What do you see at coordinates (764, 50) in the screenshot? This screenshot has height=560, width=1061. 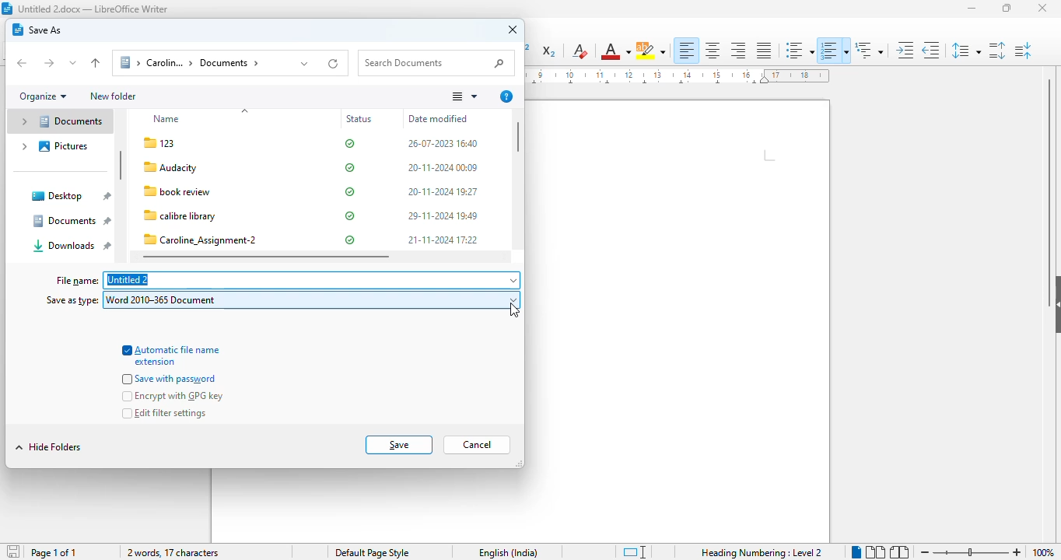 I see `justified` at bounding box center [764, 50].